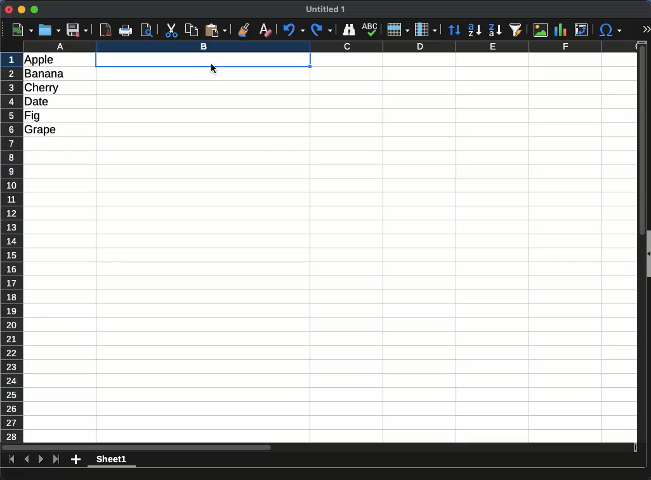  I want to click on chart, so click(561, 30).